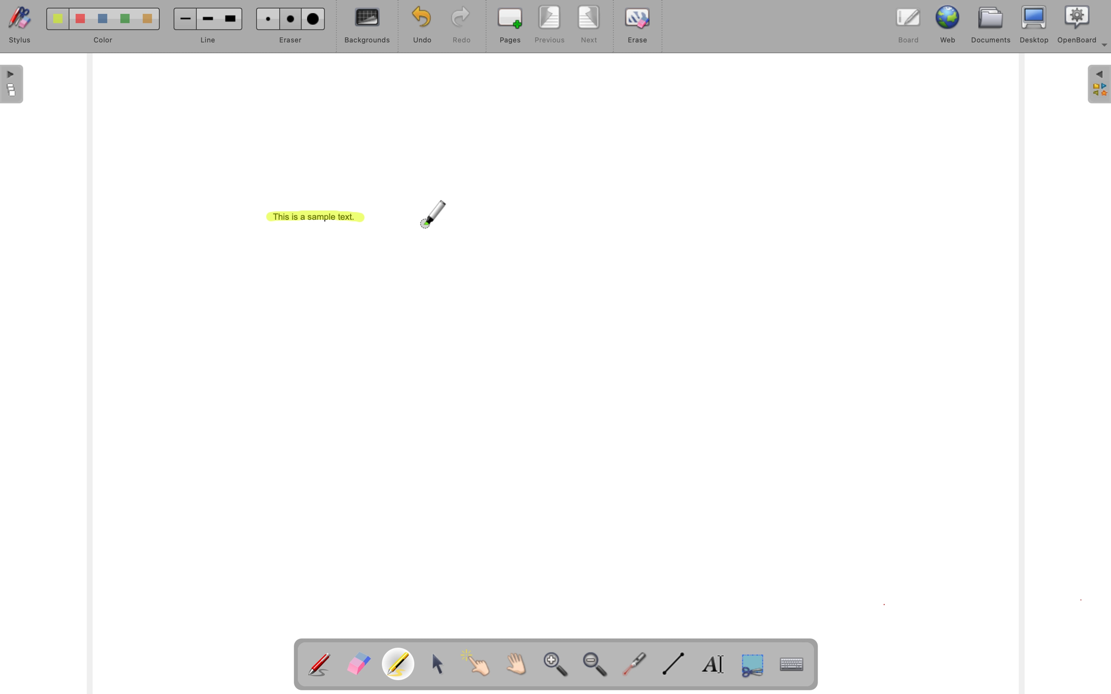  What do you see at coordinates (752, 665) in the screenshot?
I see `capture part of the screen` at bounding box center [752, 665].